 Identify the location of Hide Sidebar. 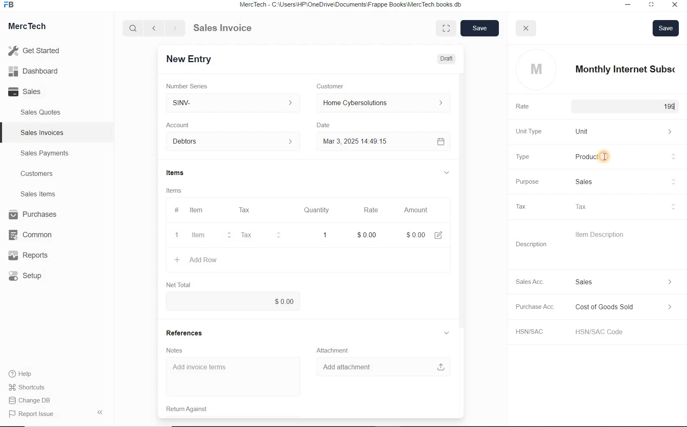
(99, 412).